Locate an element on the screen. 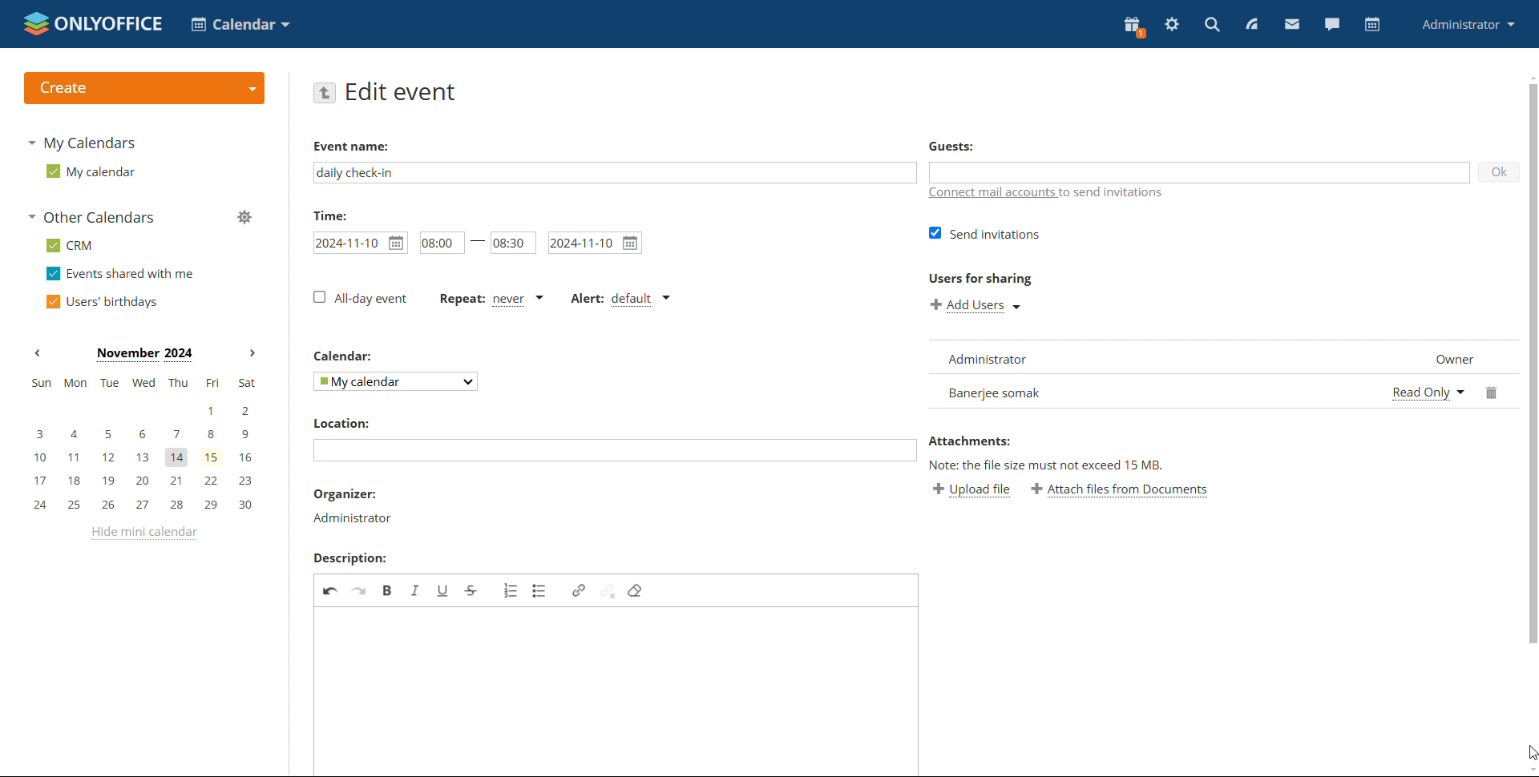 The height and width of the screenshot is (777, 1539). link is located at coordinates (579, 590).